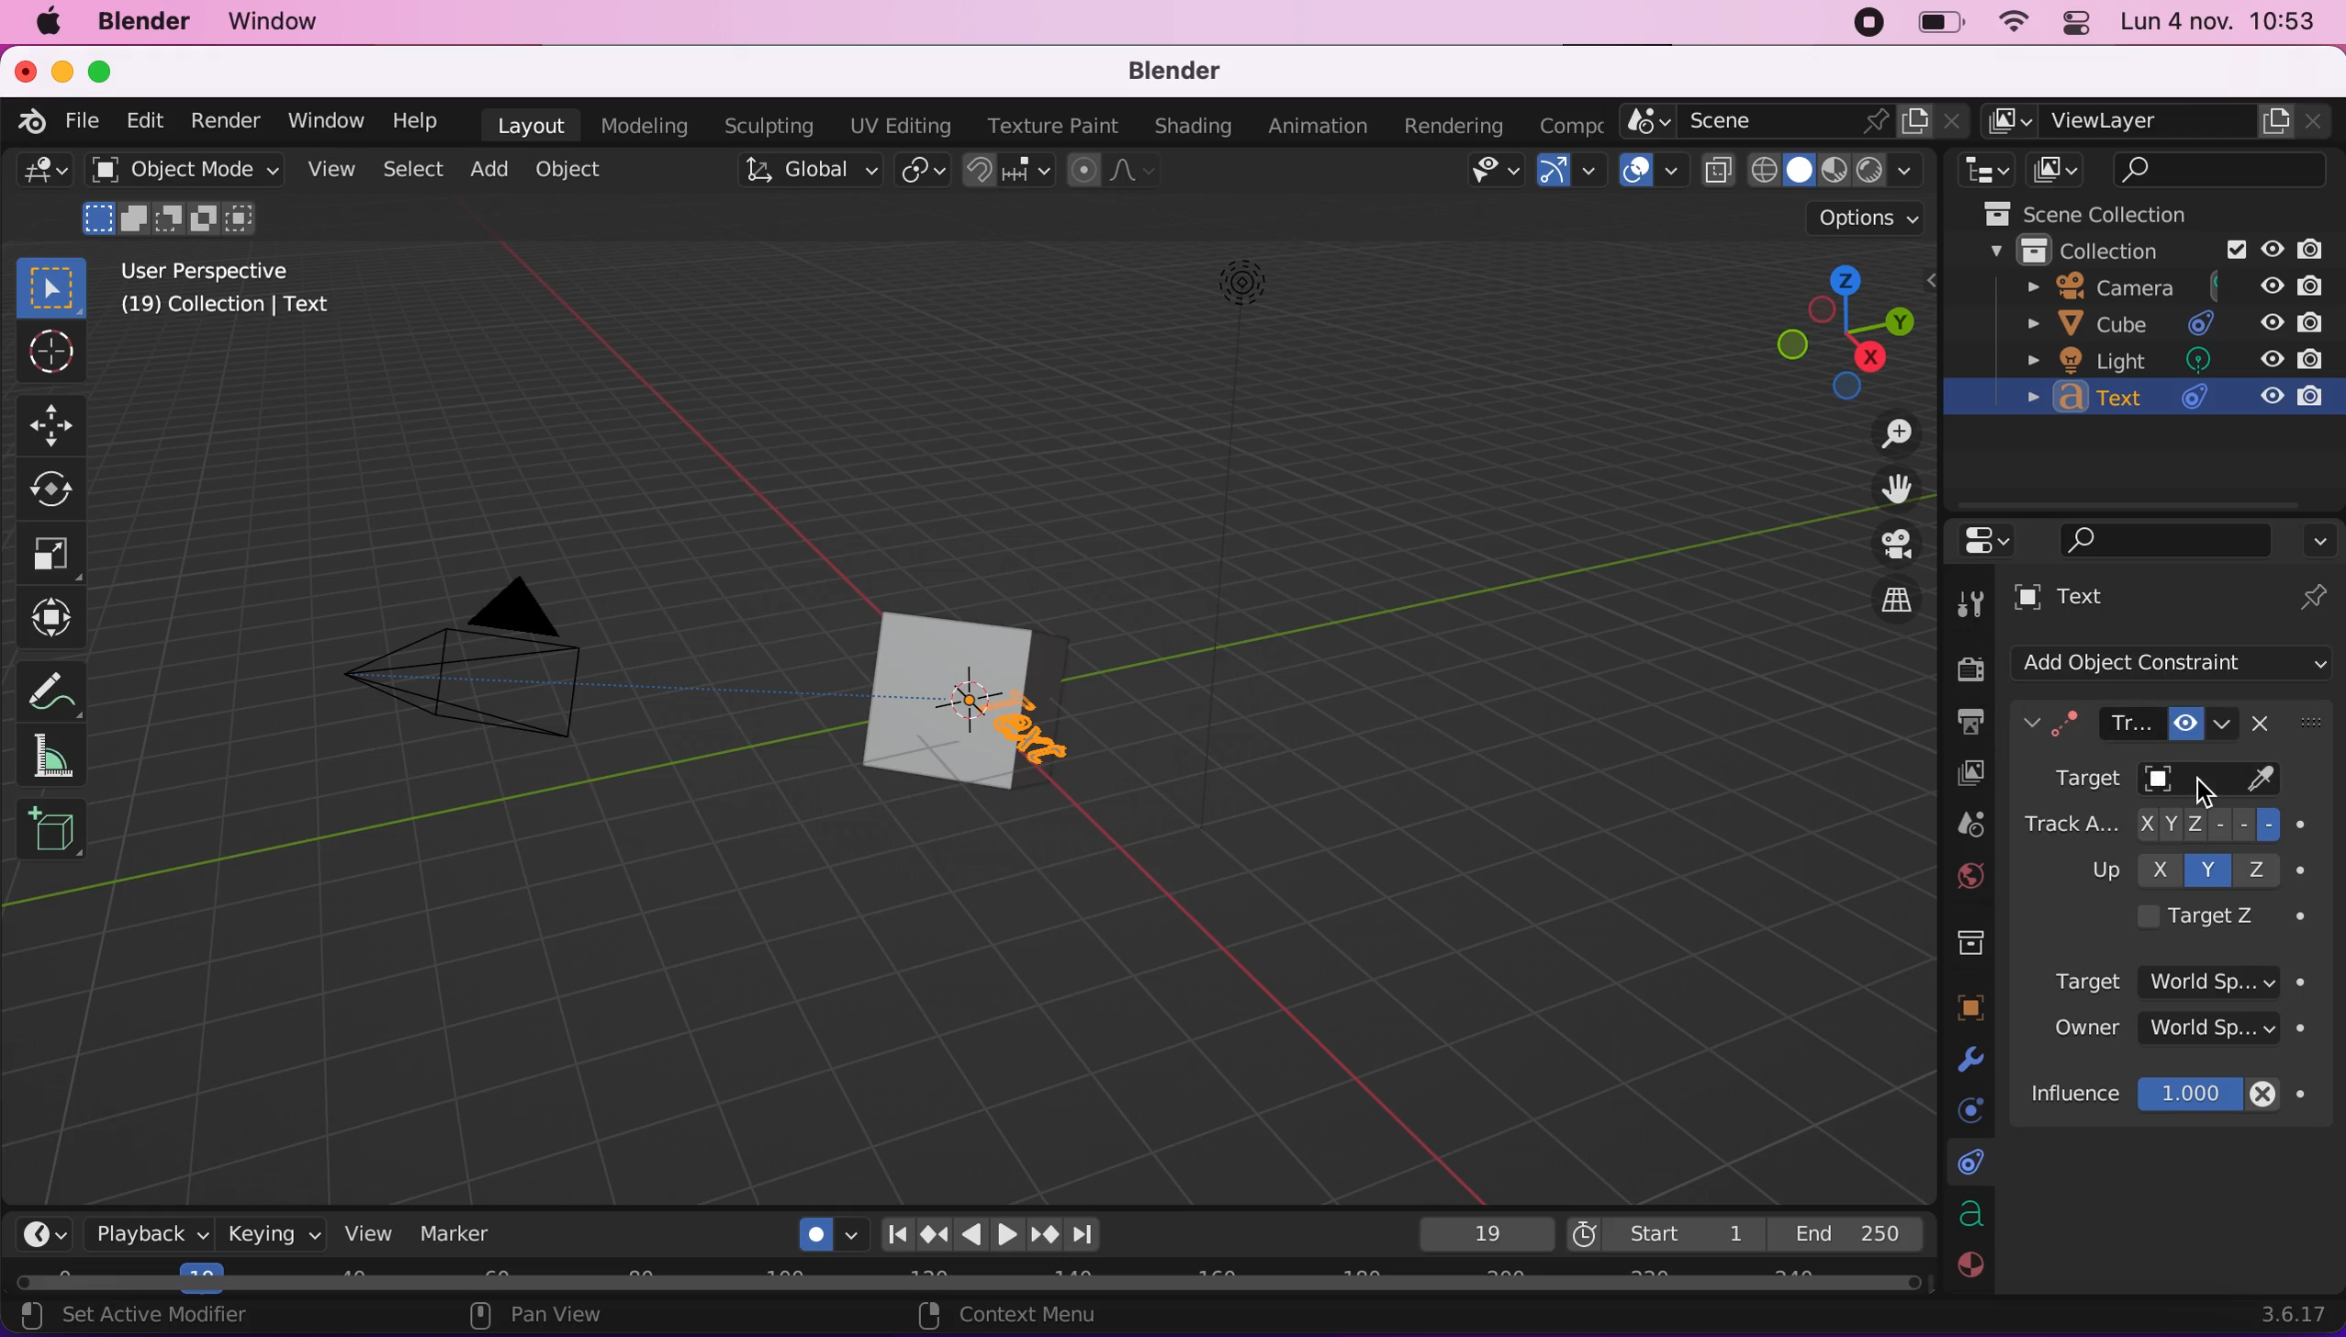 This screenshot has height=1337, width=2346. What do you see at coordinates (2122, 782) in the screenshot?
I see `target` at bounding box center [2122, 782].